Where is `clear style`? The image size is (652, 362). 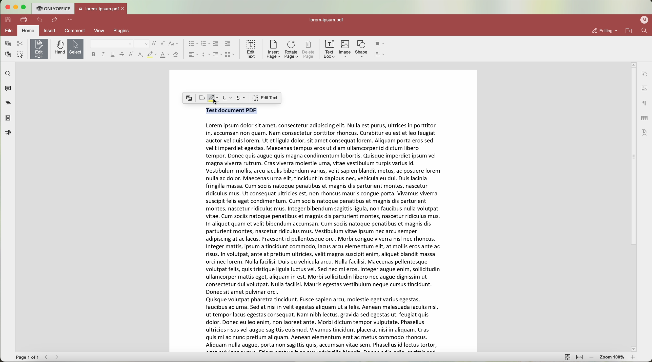 clear style is located at coordinates (176, 55).